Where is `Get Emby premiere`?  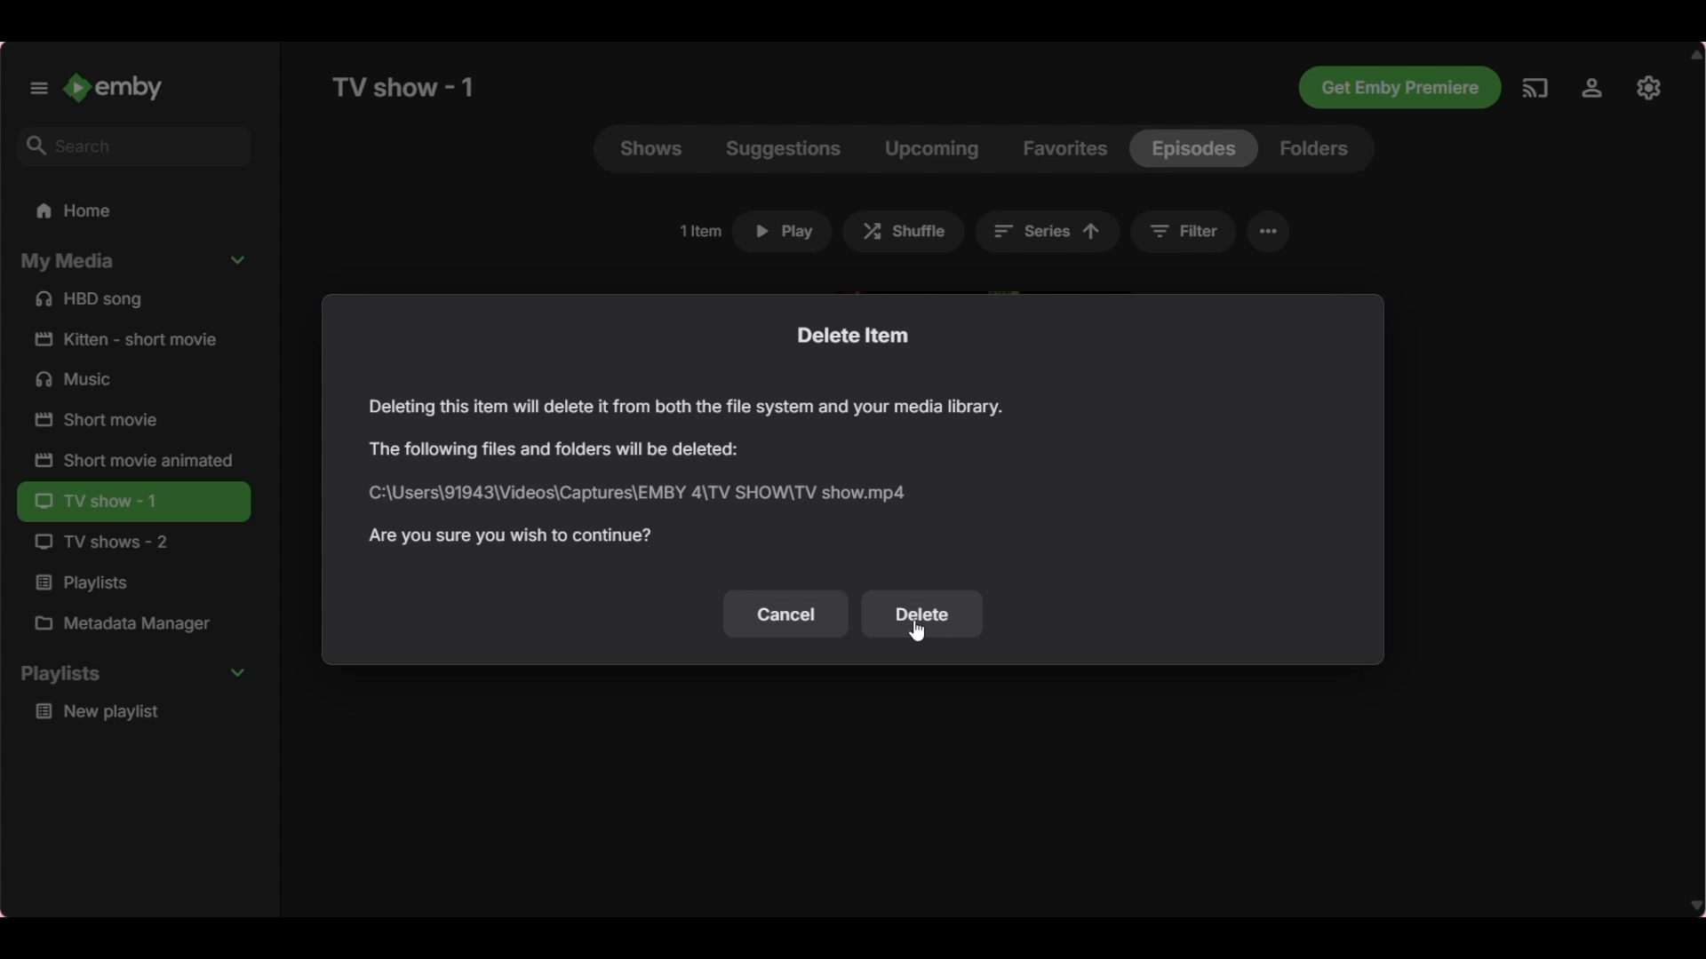 Get Emby premiere is located at coordinates (1399, 88).